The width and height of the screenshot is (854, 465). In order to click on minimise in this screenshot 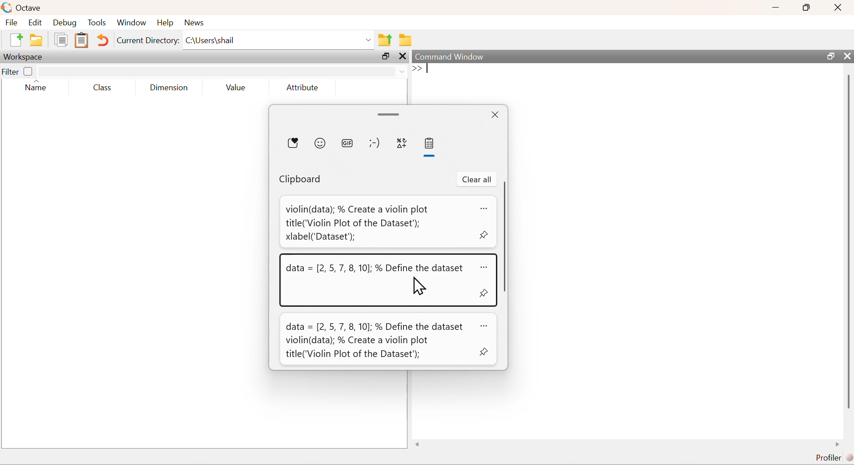, I will do `click(776, 6)`.